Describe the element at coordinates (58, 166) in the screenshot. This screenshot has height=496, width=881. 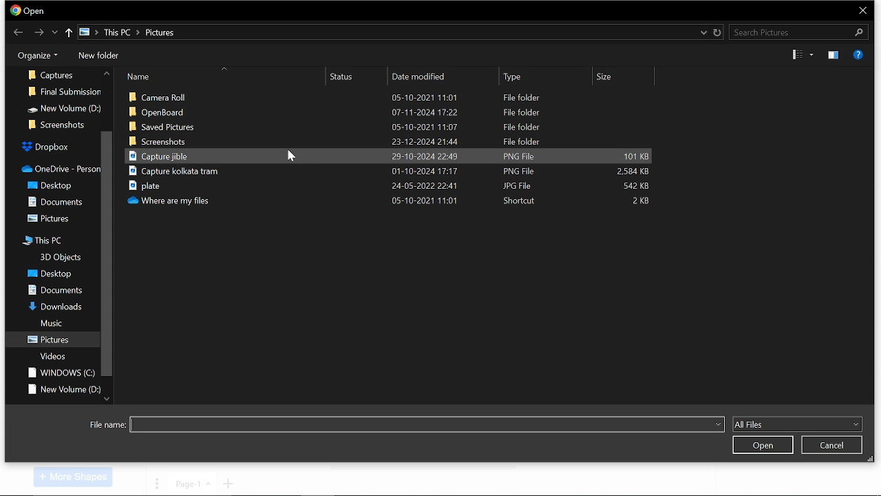
I see `folders` at that location.